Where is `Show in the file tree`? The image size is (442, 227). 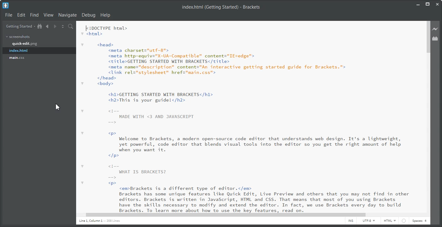 Show in the file tree is located at coordinates (40, 26).